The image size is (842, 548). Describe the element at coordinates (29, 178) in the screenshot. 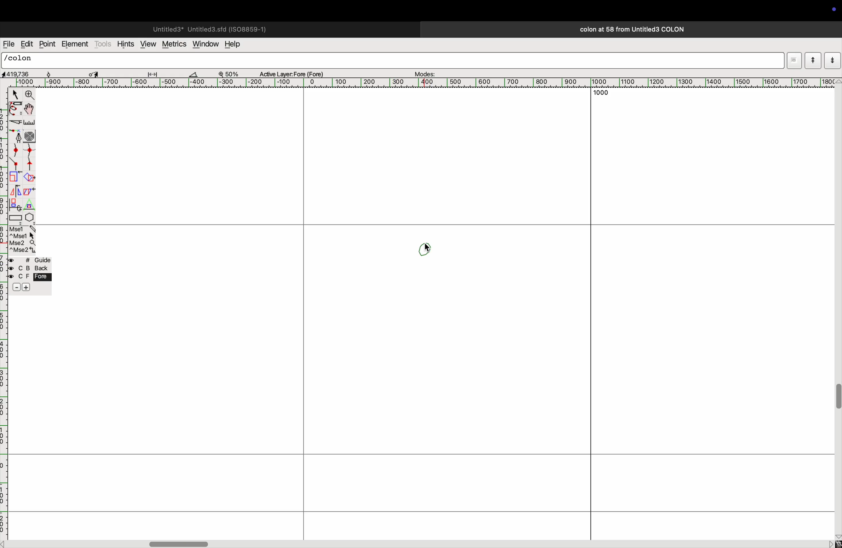

I see `extract` at that location.